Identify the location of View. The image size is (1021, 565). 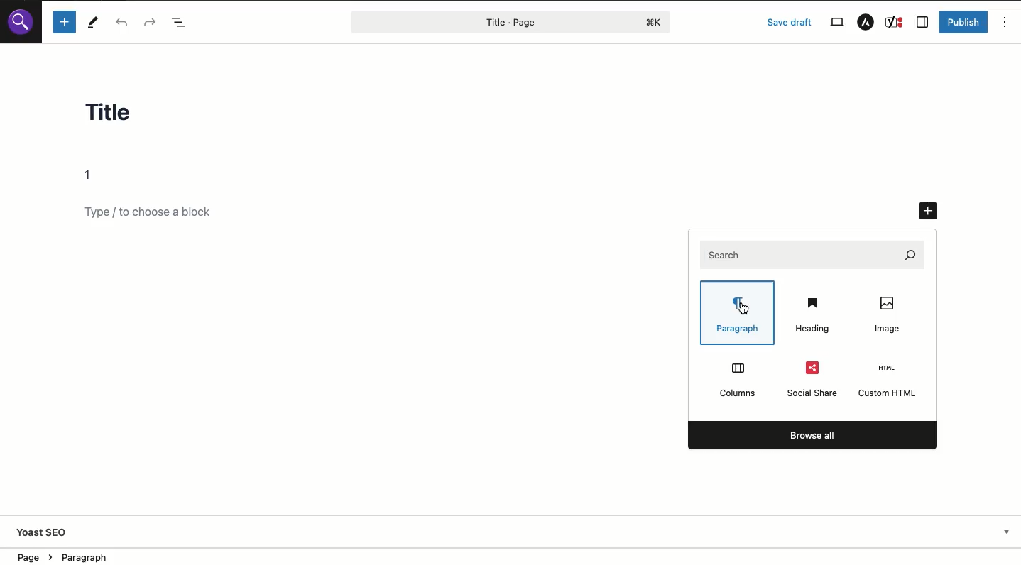
(836, 23).